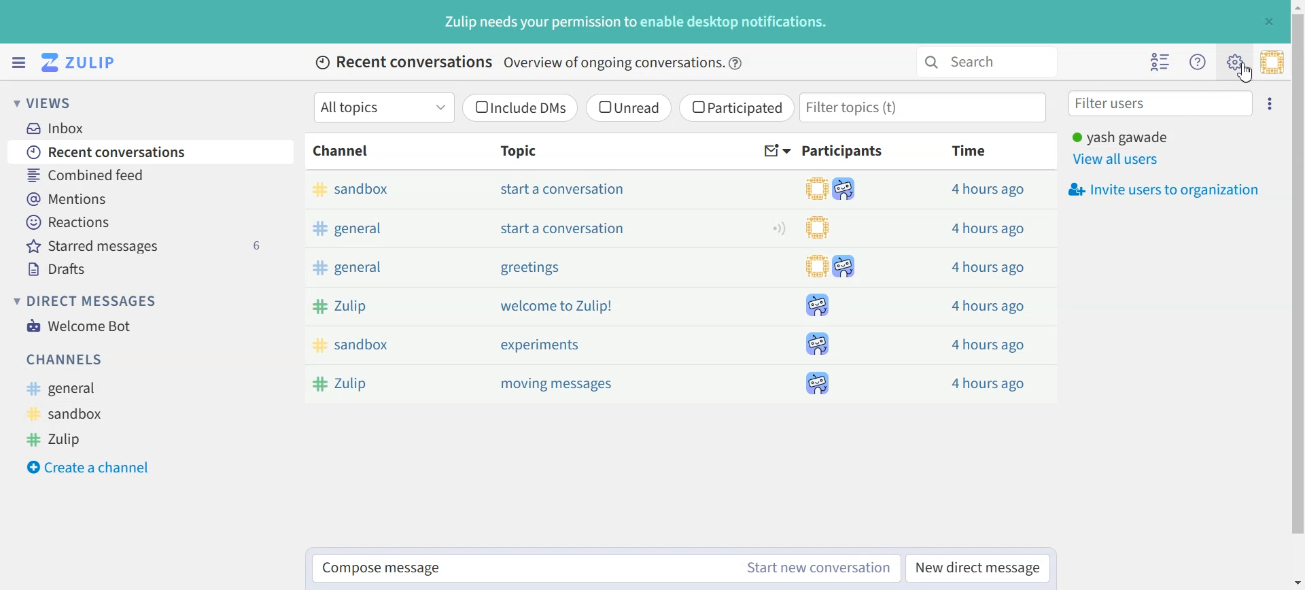 Image resolution: width=1305 pixels, height=590 pixels. What do you see at coordinates (561, 385) in the screenshot?
I see `Moving messages` at bounding box center [561, 385].